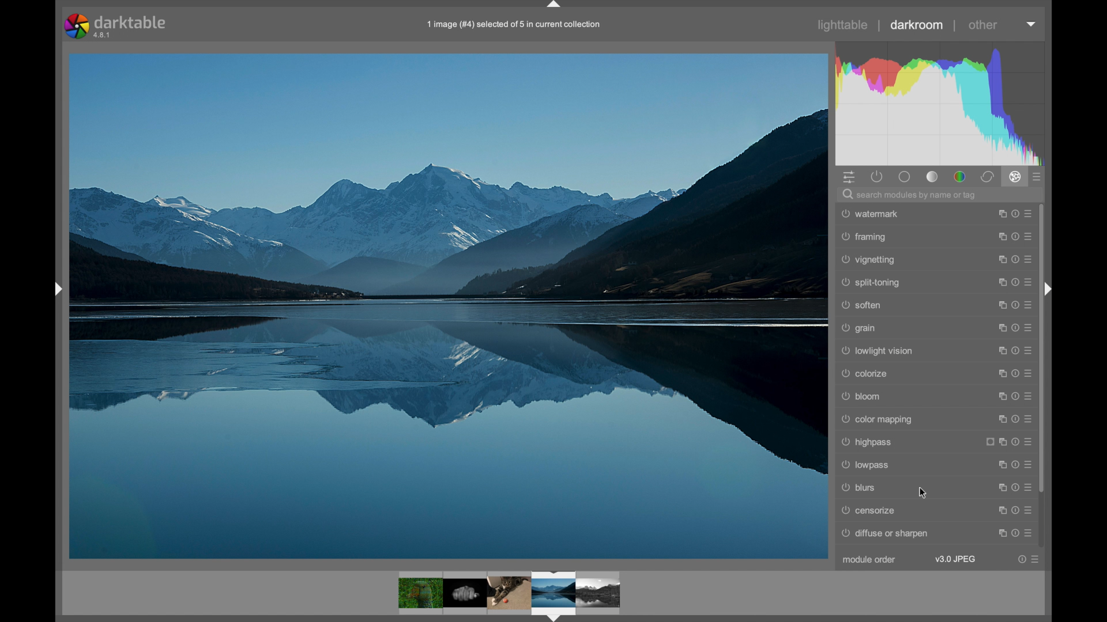  Describe the element at coordinates (1013, 351) in the screenshot. I see `help` at that location.